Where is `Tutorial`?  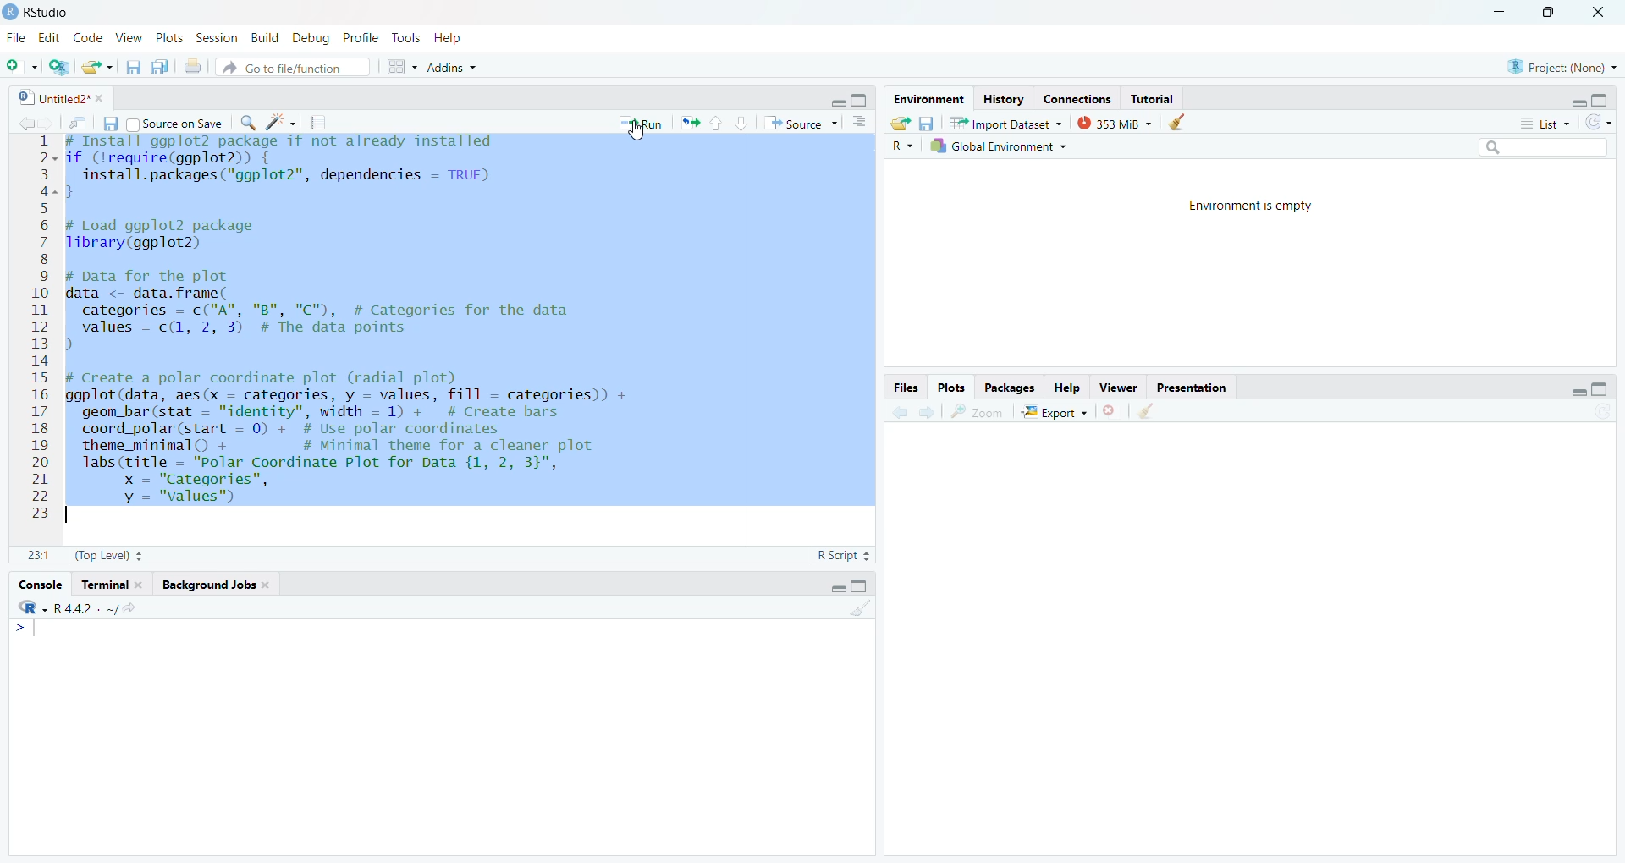 Tutorial is located at coordinates (1151, 97).